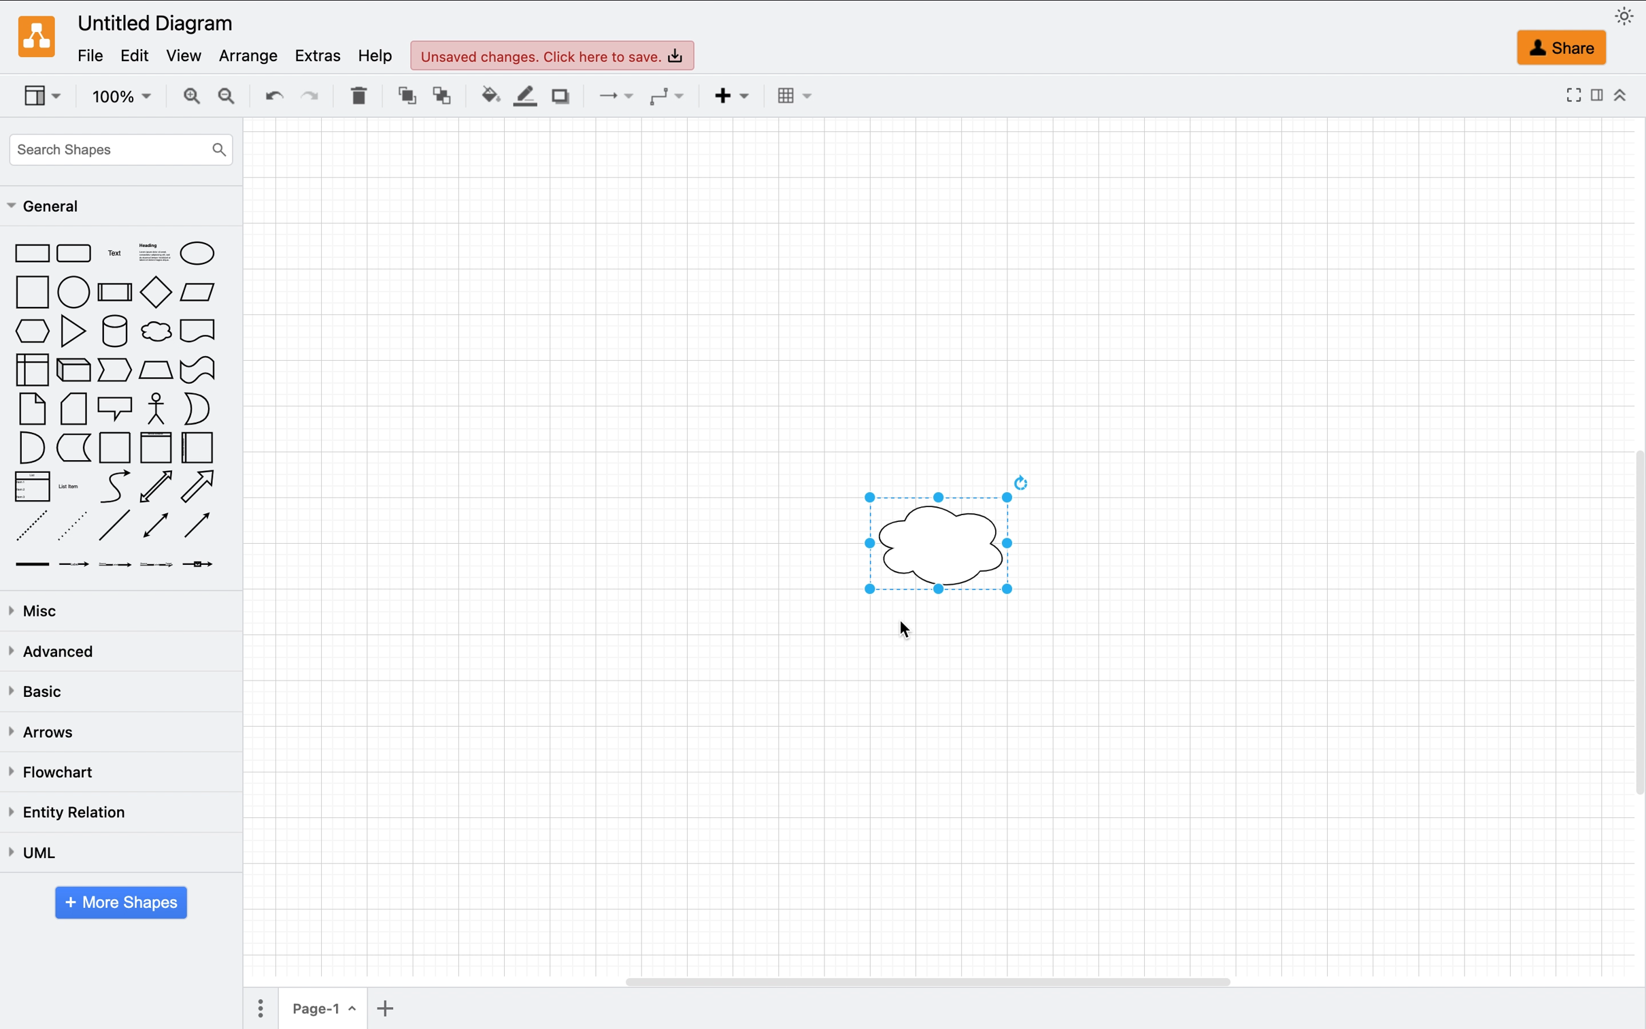 The width and height of the screenshot is (1646, 1029). What do you see at coordinates (403, 97) in the screenshot?
I see `to front` at bounding box center [403, 97].